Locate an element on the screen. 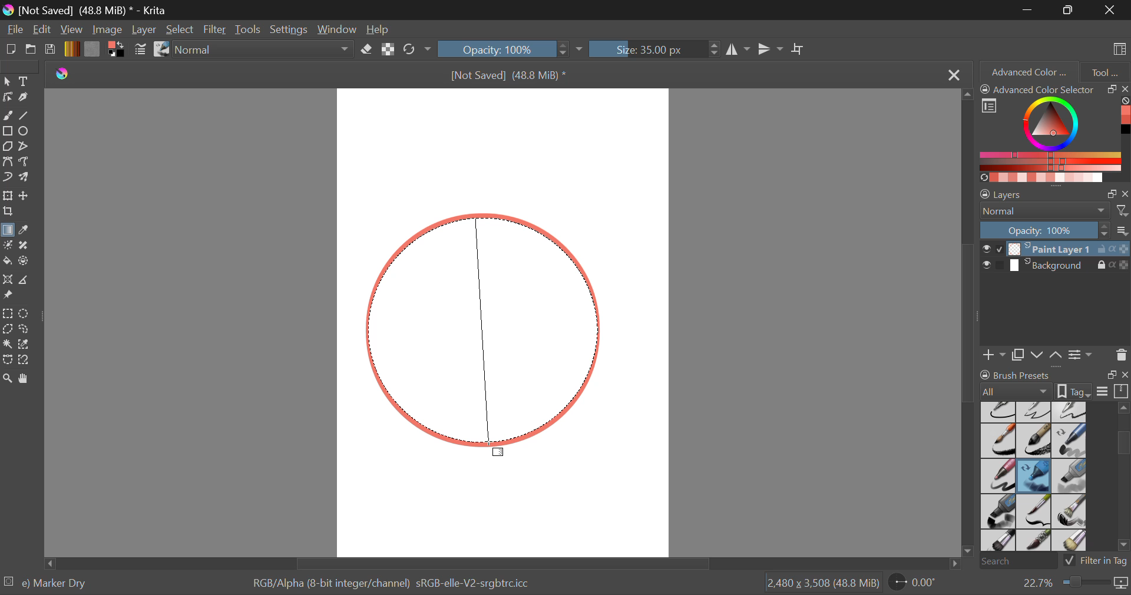 The width and height of the screenshot is (1131, 595). DRAG_TO Cursor Position is located at coordinates (497, 449).